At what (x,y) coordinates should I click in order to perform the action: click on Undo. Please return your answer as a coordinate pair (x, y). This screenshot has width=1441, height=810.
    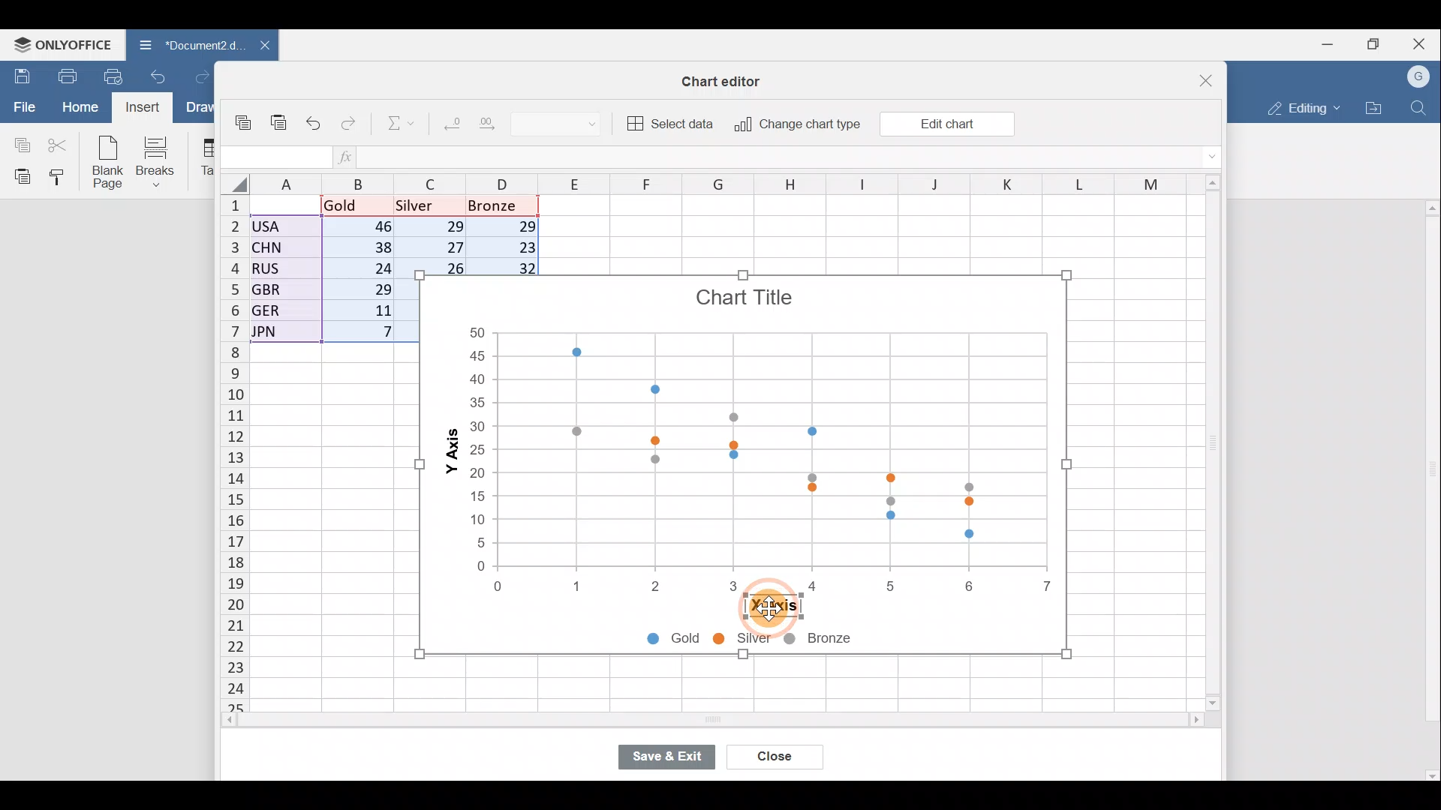
    Looking at the image, I should click on (314, 120).